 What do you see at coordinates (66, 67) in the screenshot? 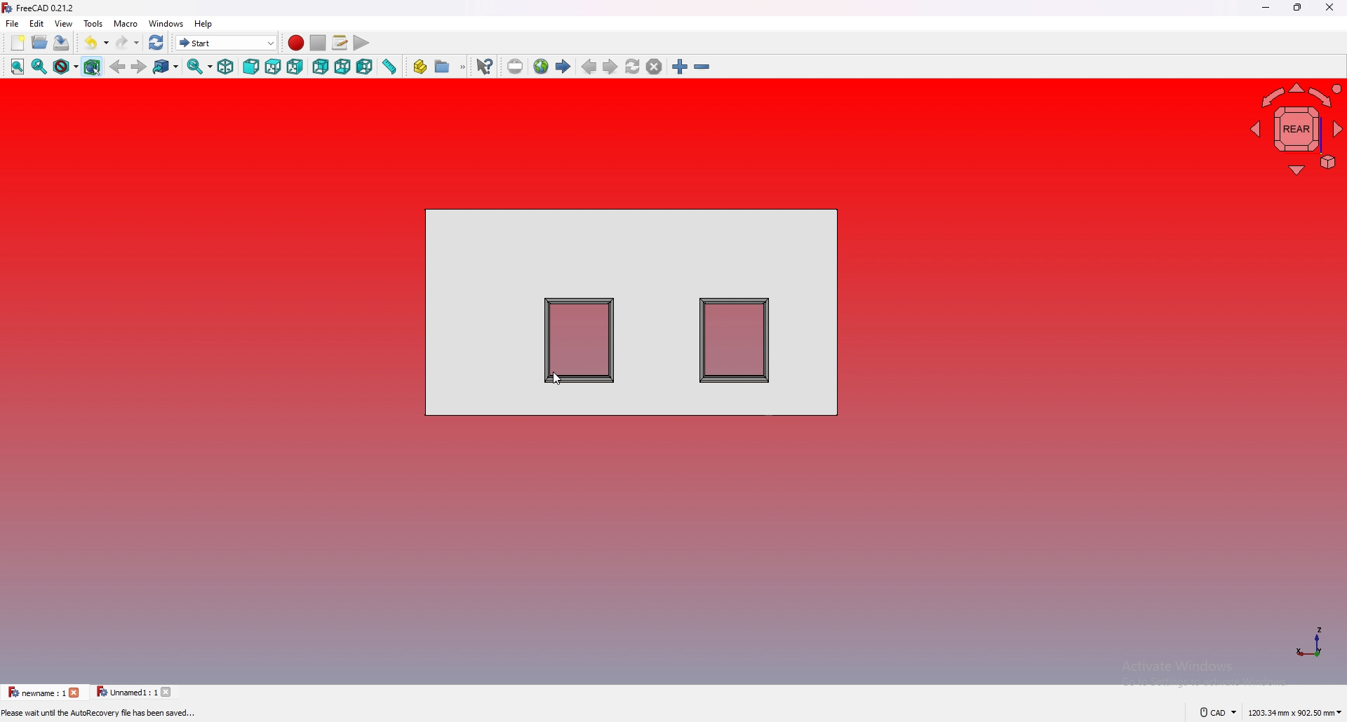
I see `draw style` at bounding box center [66, 67].